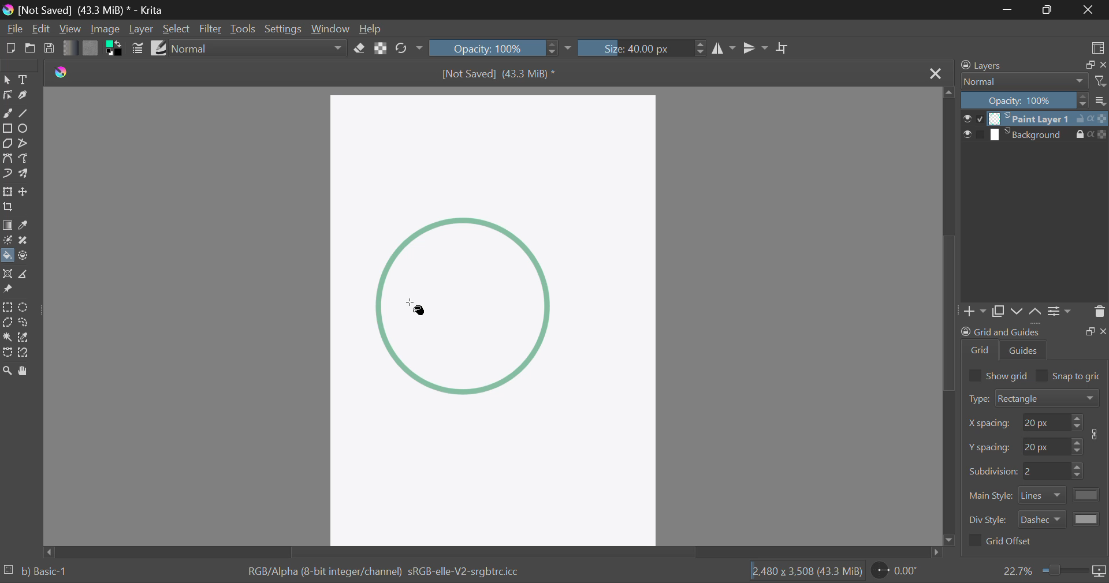  Describe the element at coordinates (8, 225) in the screenshot. I see `Gradient Fill` at that location.